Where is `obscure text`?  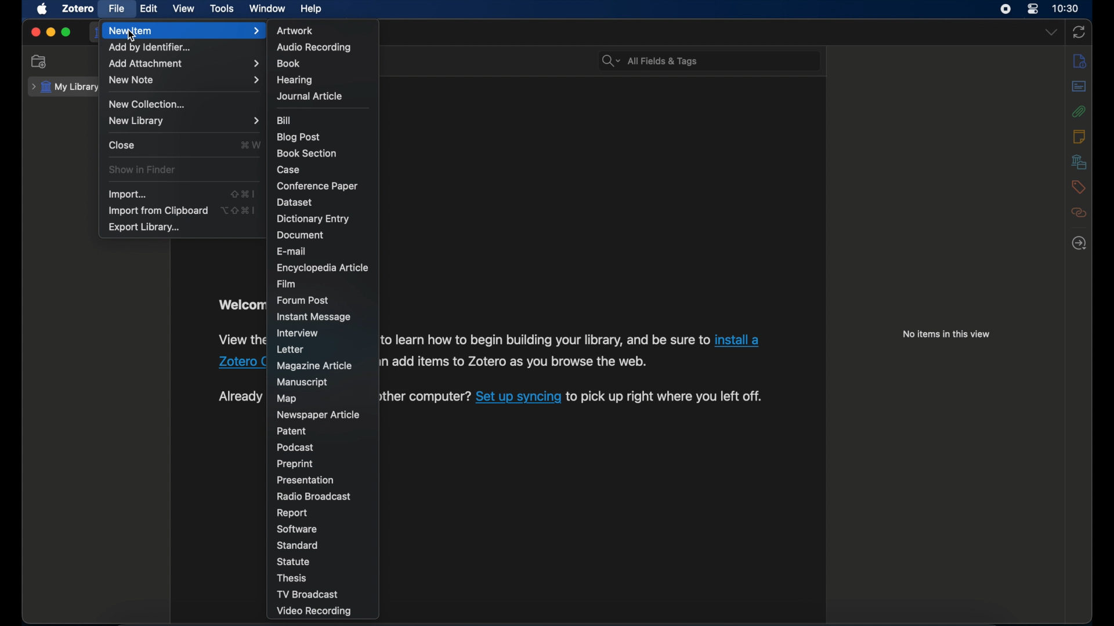
obscure text is located at coordinates (240, 303).